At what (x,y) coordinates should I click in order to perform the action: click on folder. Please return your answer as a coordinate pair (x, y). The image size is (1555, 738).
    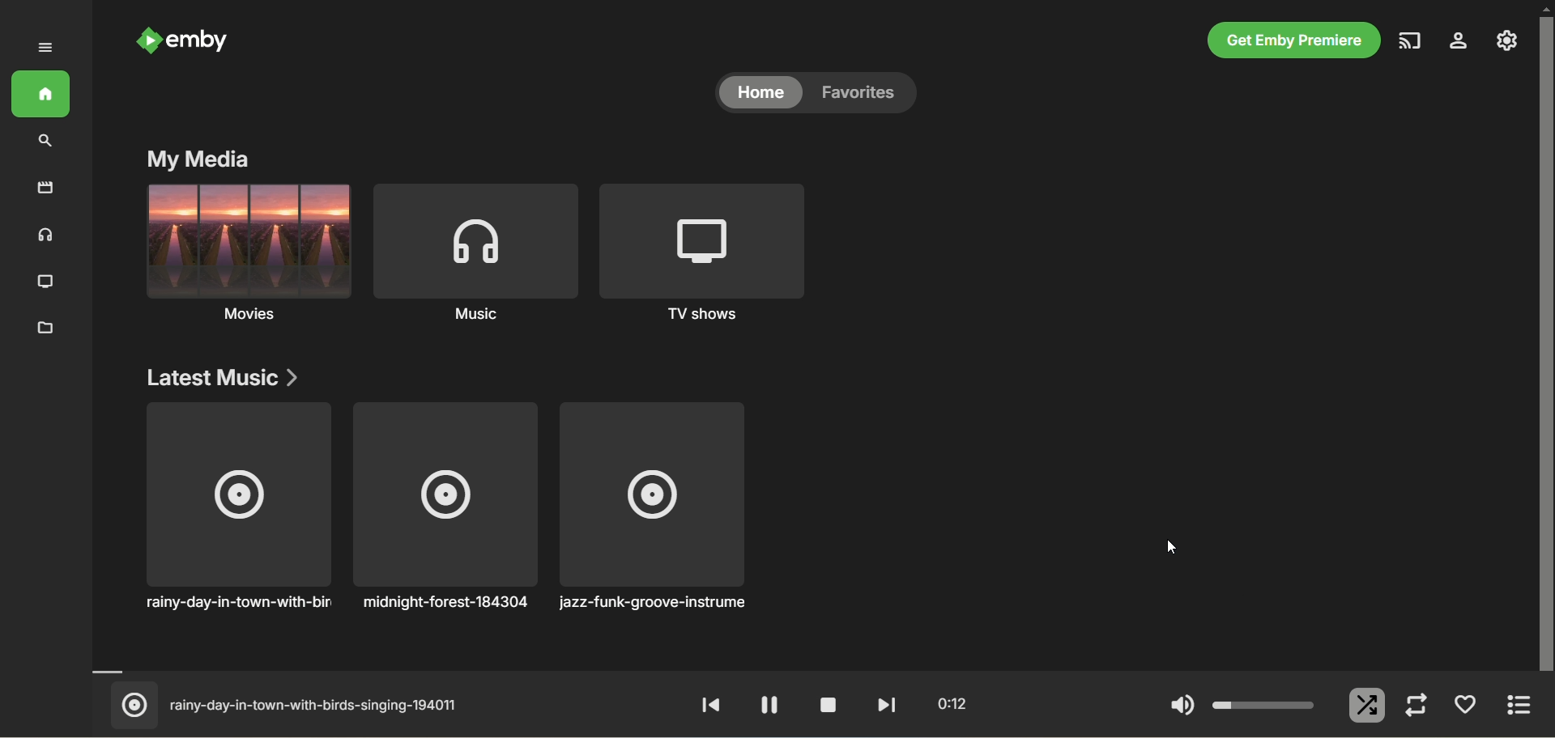
    Looking at the image, I should click on (45, 326).